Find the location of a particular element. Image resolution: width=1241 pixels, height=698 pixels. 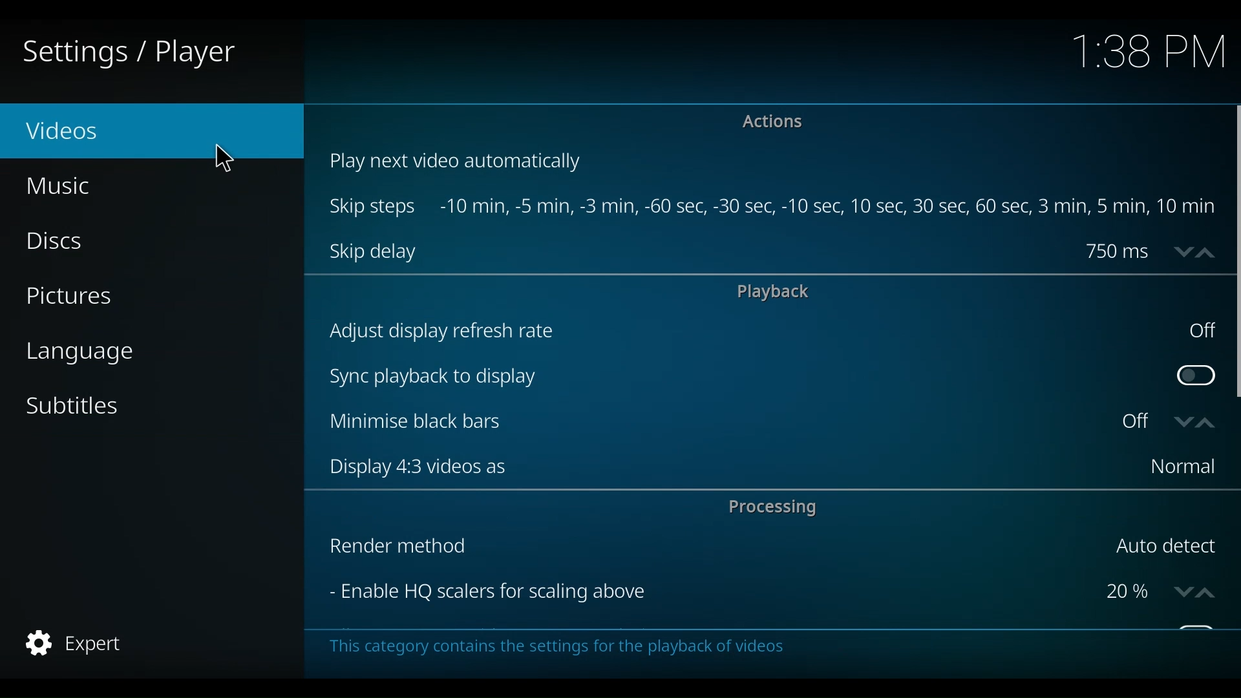

Toggle on or off is located at coordinates (1147, 422).